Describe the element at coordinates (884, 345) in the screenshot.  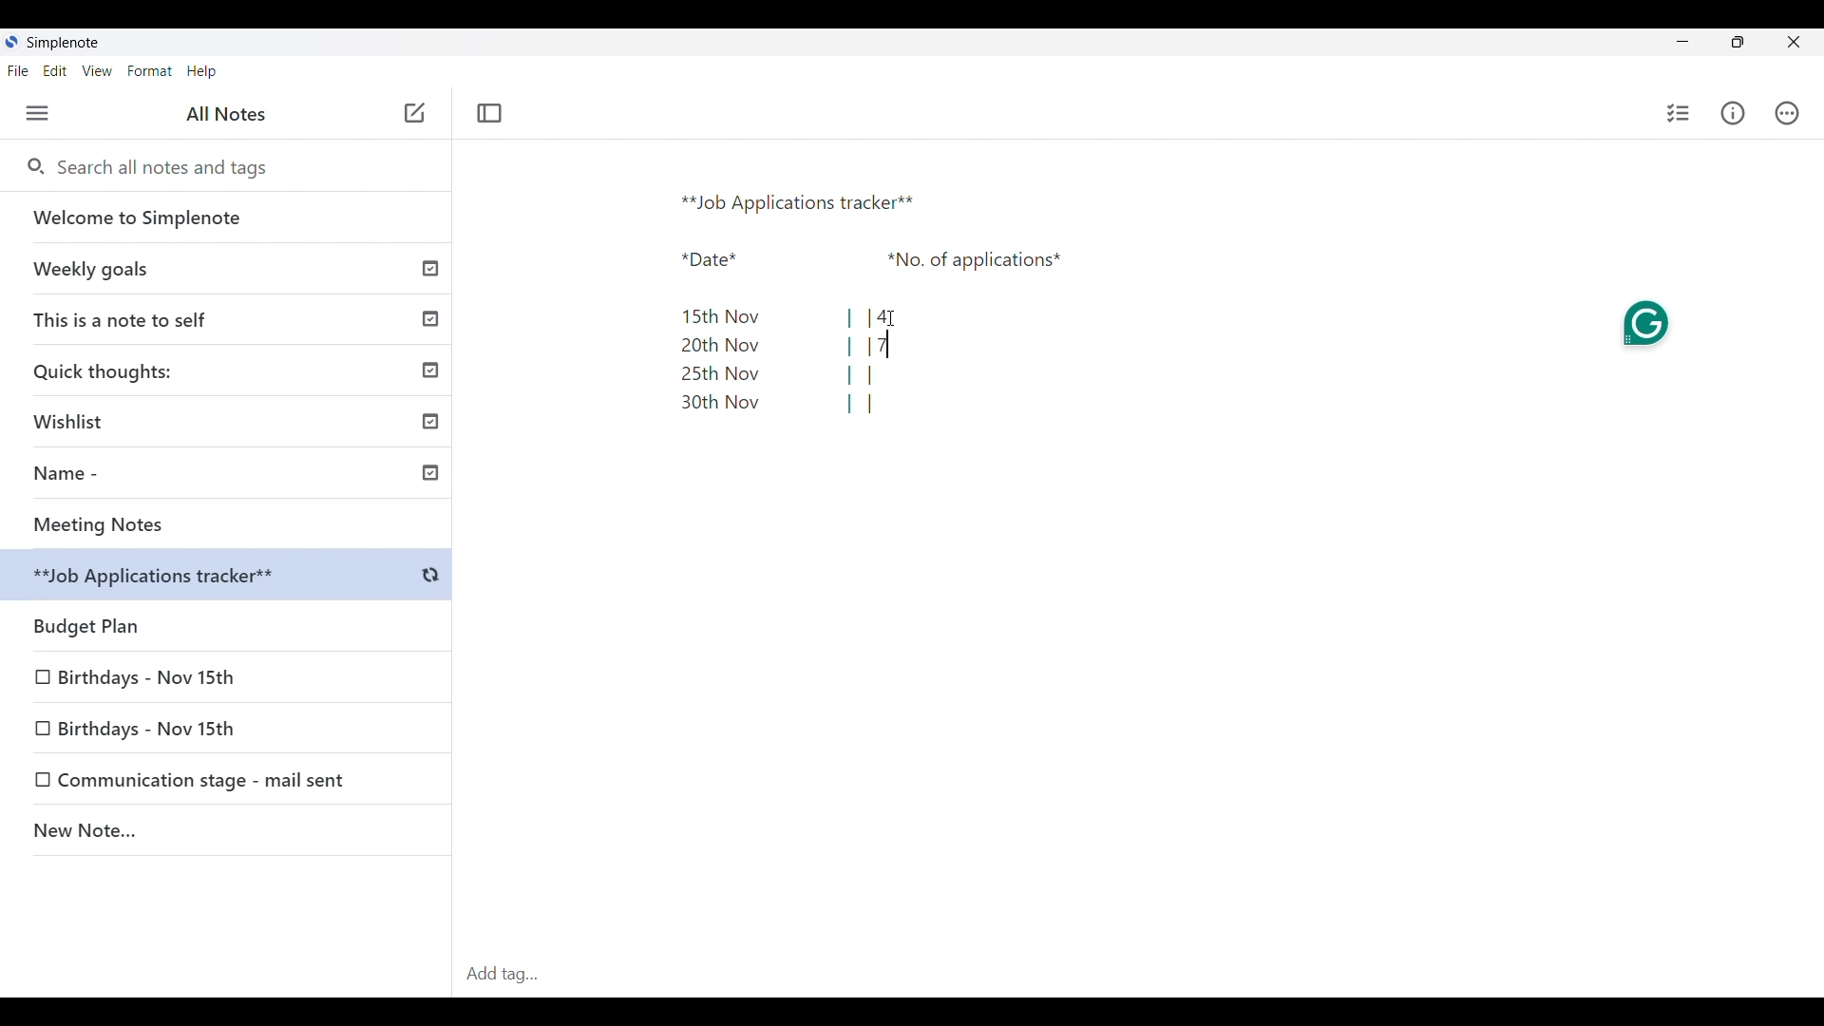
I see `Text cursor` at that location.